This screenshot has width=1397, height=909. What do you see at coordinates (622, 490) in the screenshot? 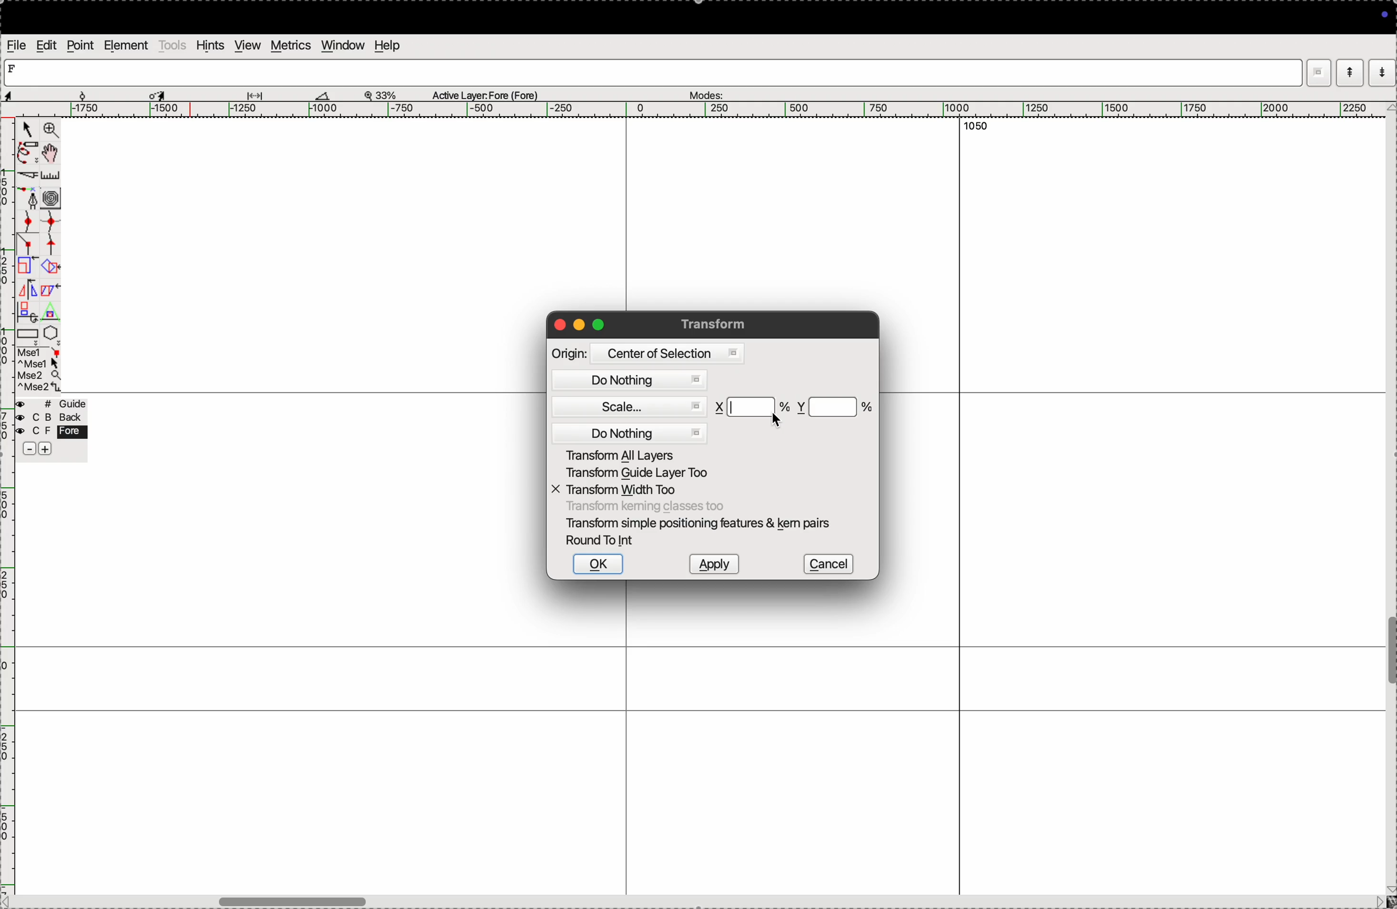
I see `transform width too` at bounding box center [622, 490].